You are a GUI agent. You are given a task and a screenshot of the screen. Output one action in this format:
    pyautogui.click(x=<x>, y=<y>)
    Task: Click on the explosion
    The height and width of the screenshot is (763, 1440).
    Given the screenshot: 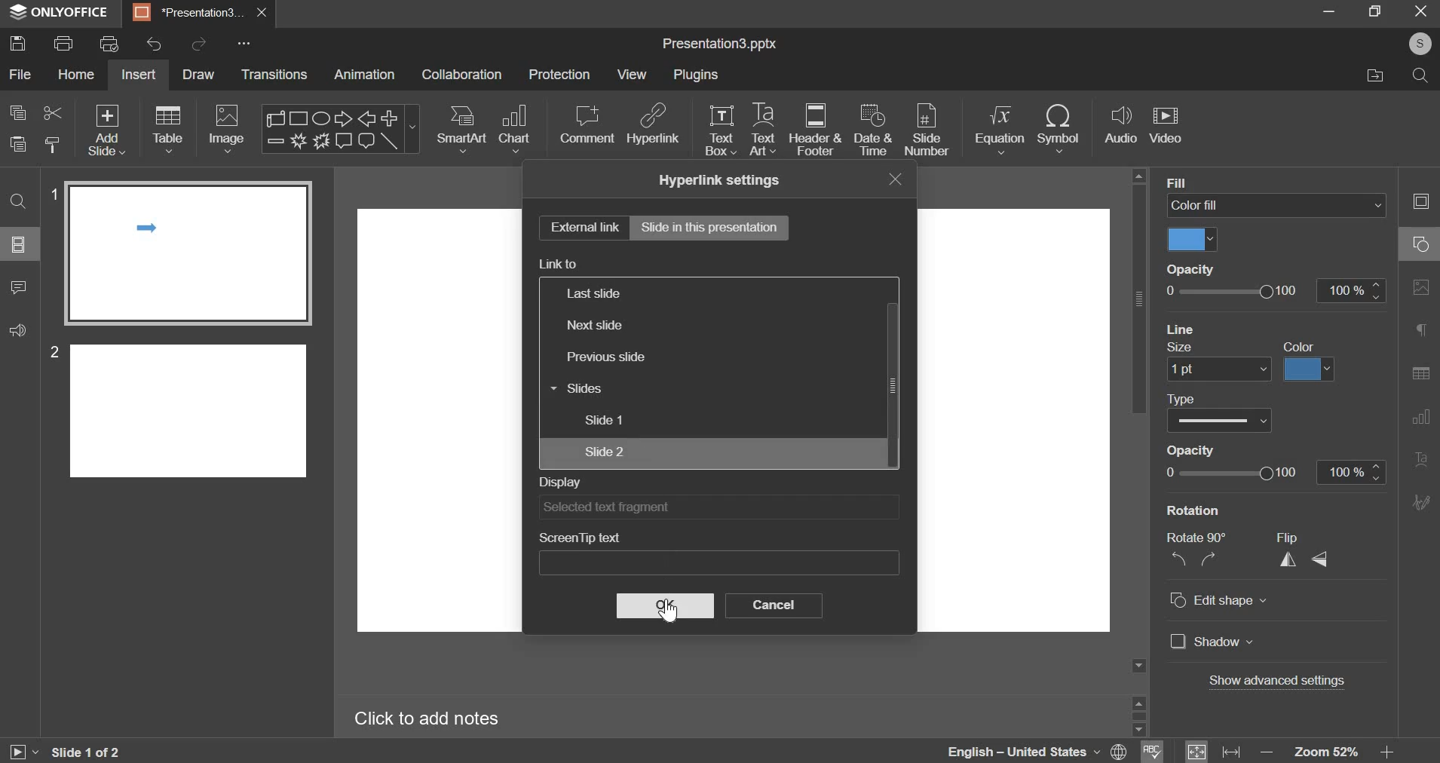 What is the action you would take?
    pyautogui.click(x=296, y=141)
    